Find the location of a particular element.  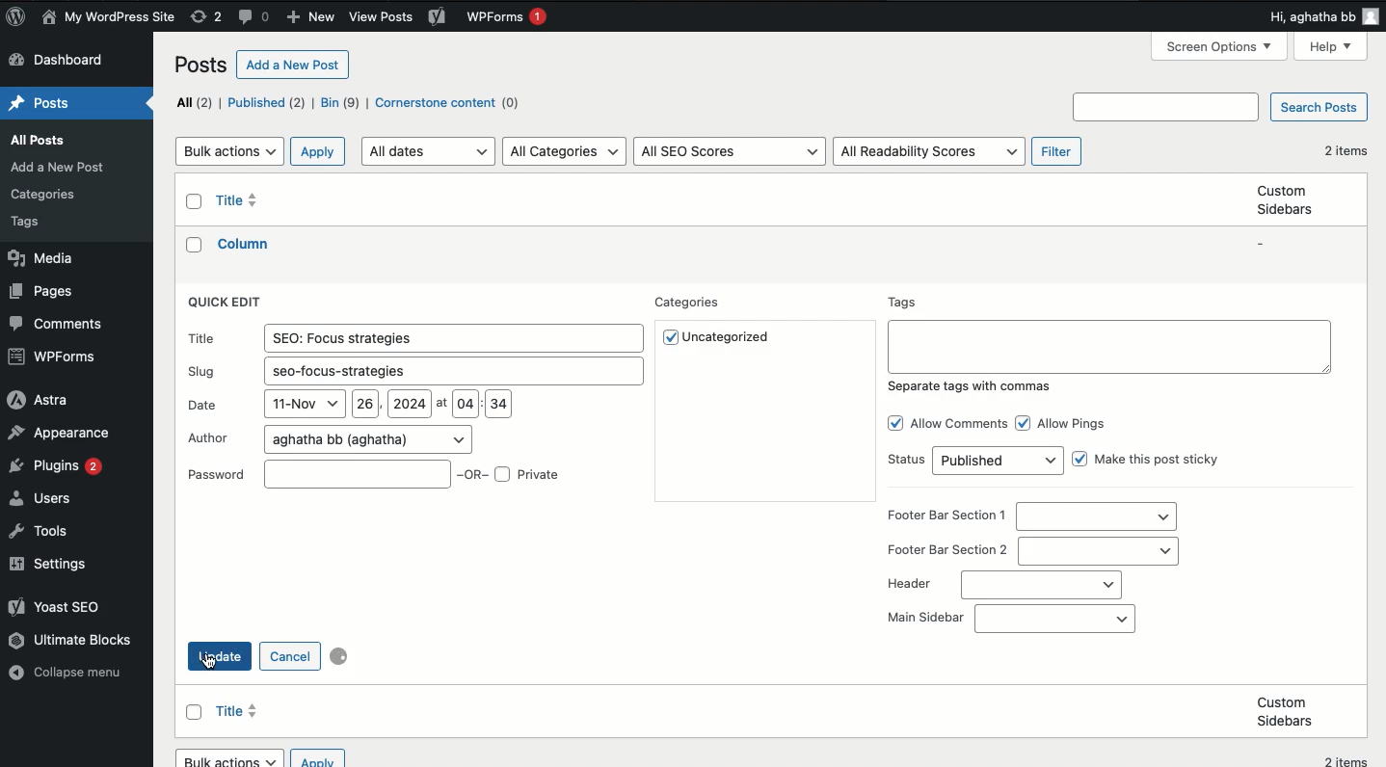

Yoast SEO is located at coordinates (54, 605).